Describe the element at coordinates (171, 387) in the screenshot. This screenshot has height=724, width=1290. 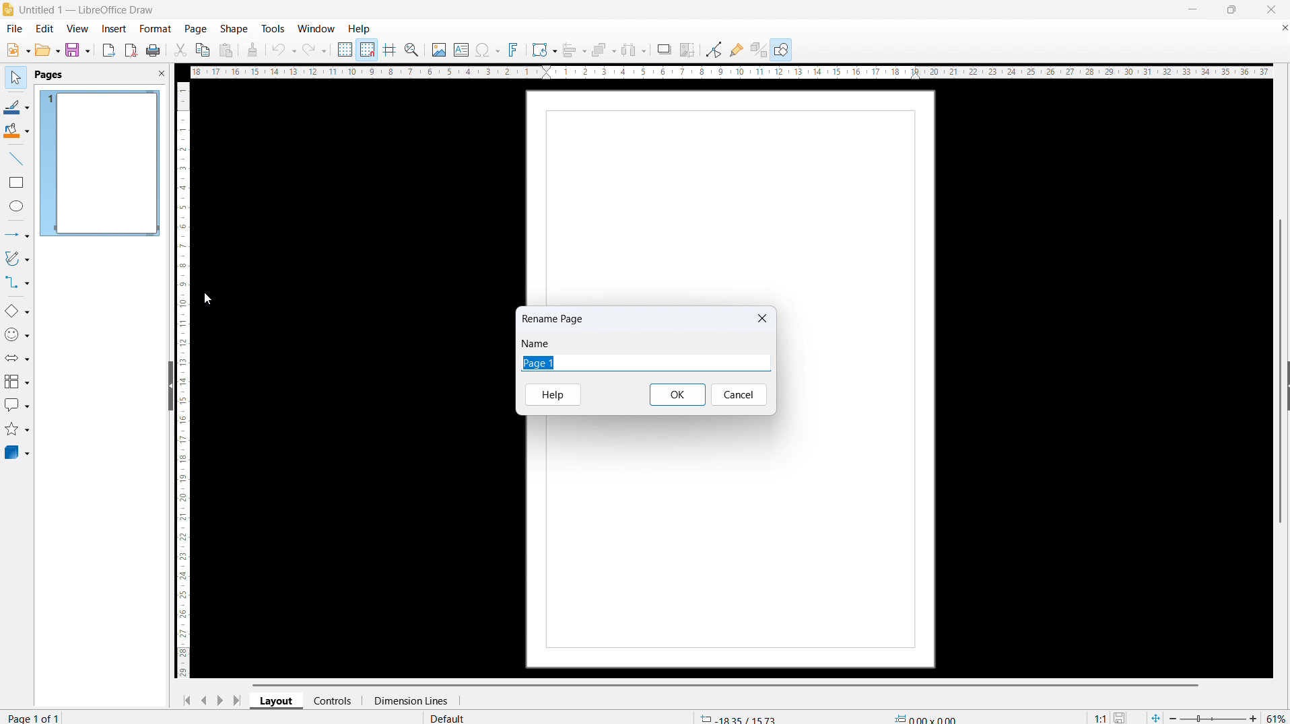
I see `hide pane` at that location.